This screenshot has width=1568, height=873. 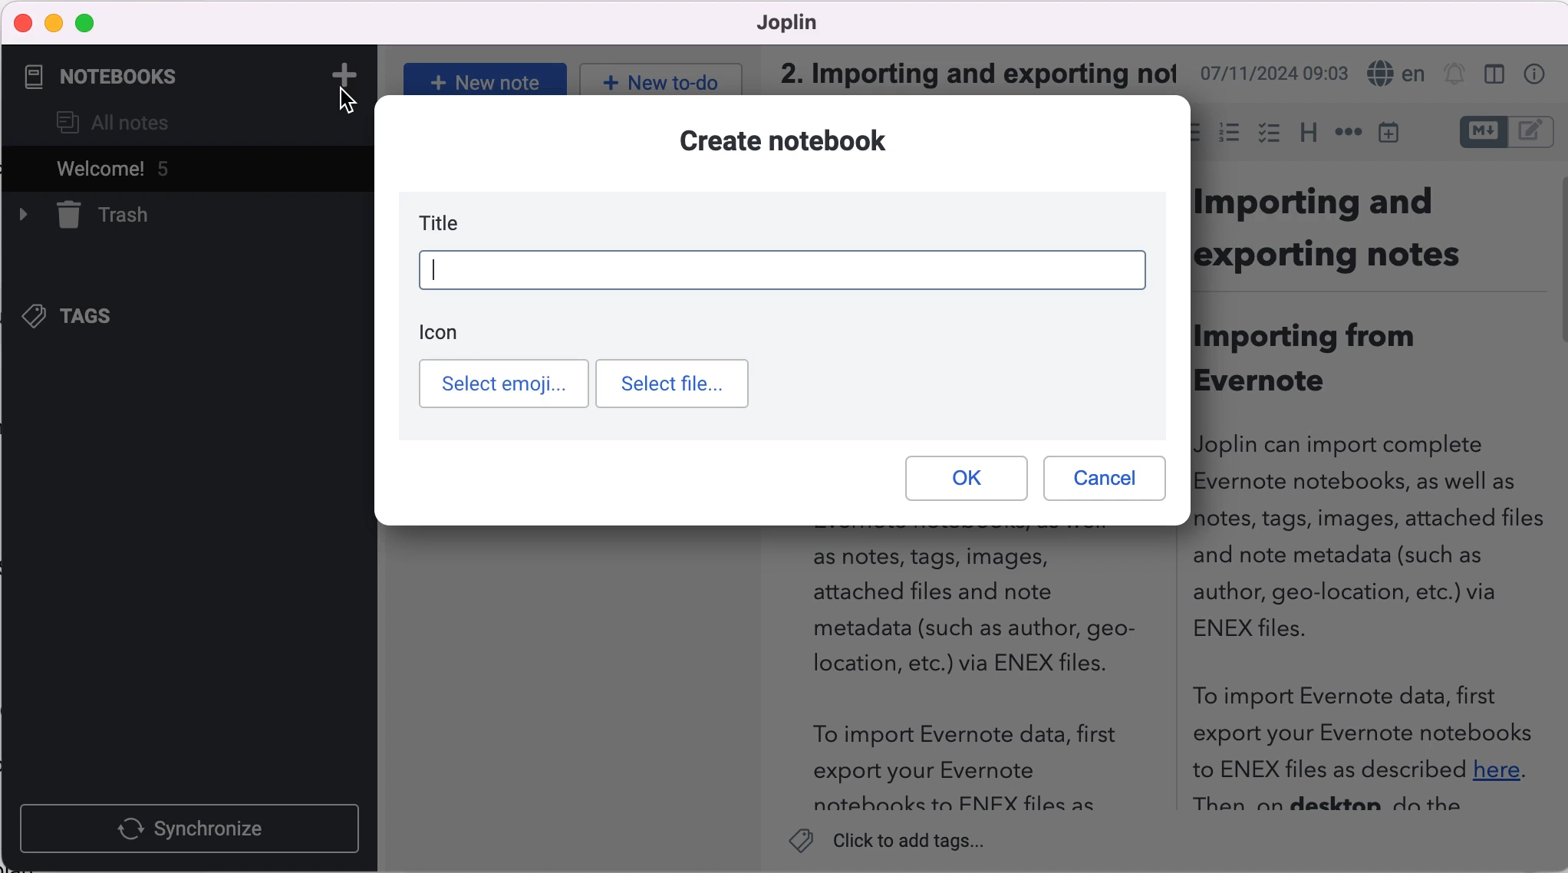 What do you see at coordinates (674, 384) in the screenshot?
I see `select file` at bounding box center [674, 384].